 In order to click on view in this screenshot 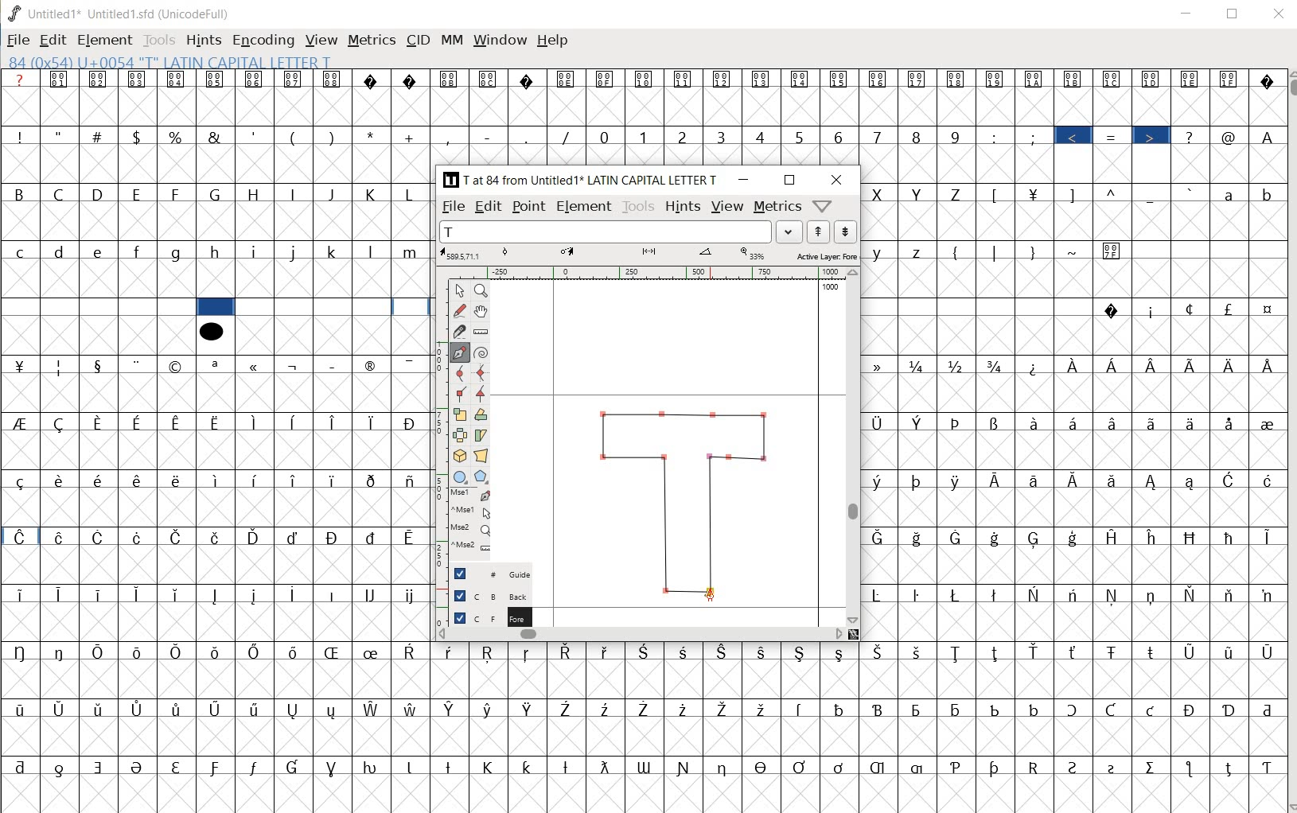, I will do `click(322, 39)`.